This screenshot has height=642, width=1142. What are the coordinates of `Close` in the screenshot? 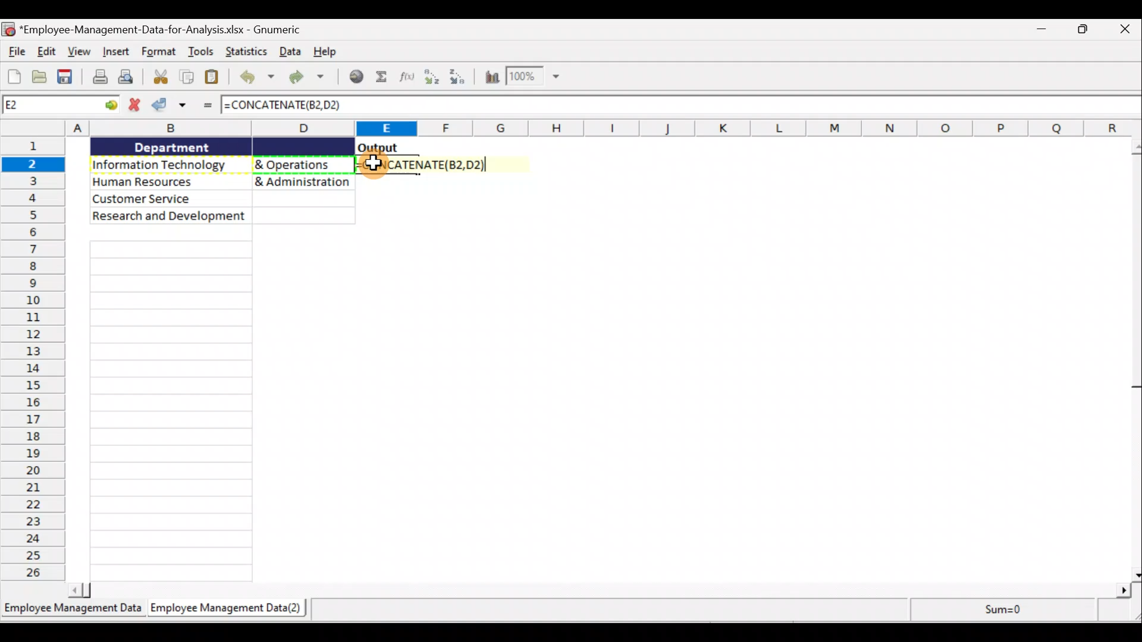 It's located at (1124, 32).